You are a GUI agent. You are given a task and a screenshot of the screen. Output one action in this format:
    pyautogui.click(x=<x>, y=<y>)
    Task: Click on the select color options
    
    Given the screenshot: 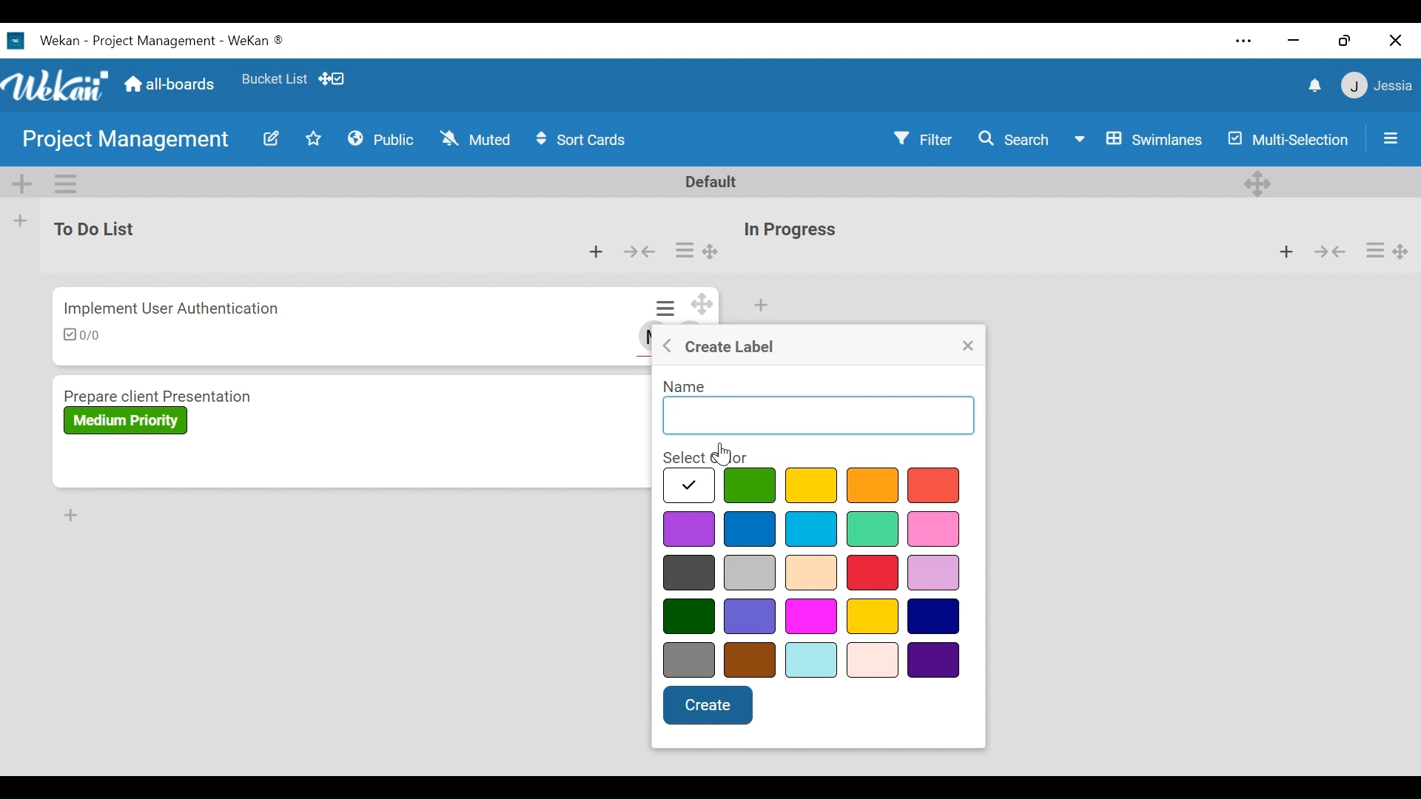 What is the action you would take?
    pyautogui.click(x=812, y=573)
    